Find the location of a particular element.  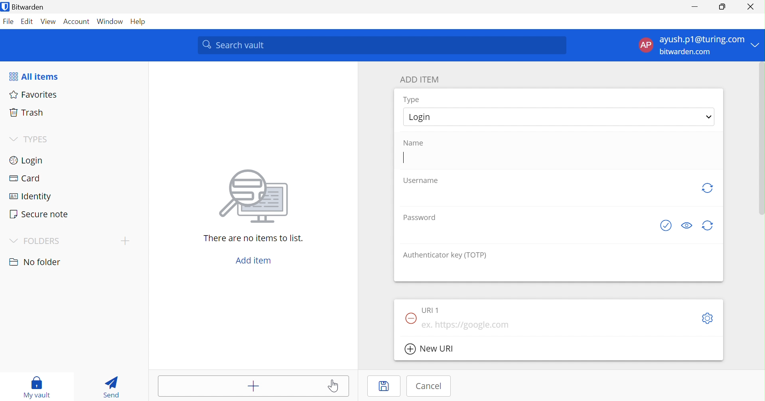

FOLDERS is located at coordinates (42, 242).